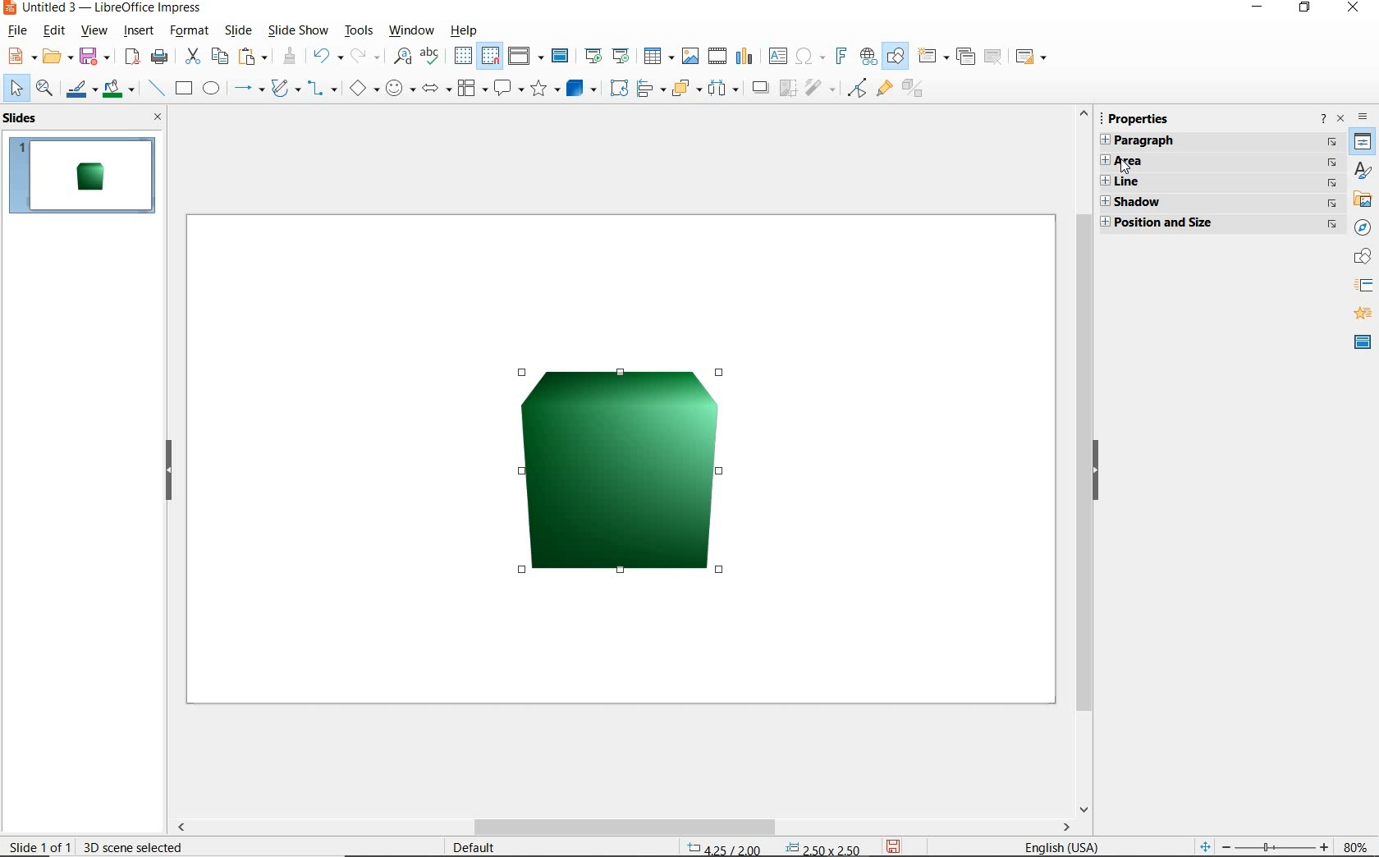 This screenshot has height=857, width=1379. Describe the element at coordinates (763, 89) in the screenshot. I see `SHADOW` at that location.